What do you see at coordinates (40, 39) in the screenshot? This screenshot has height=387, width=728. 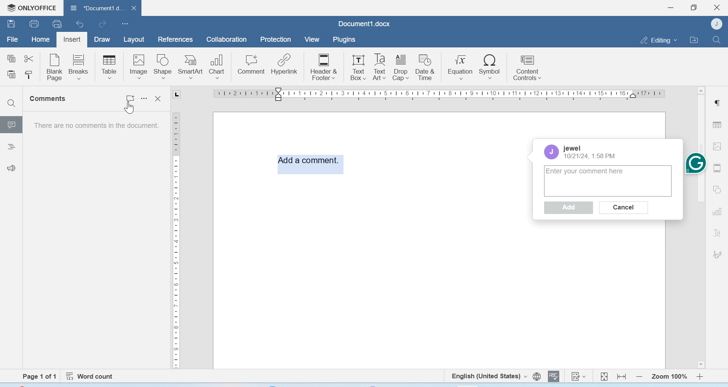 I see `Home` at bounding box center [40, 39].